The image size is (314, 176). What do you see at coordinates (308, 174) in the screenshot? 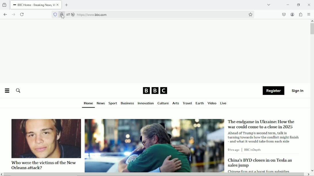
I see `scroll right` at bounding box center [308, 174].